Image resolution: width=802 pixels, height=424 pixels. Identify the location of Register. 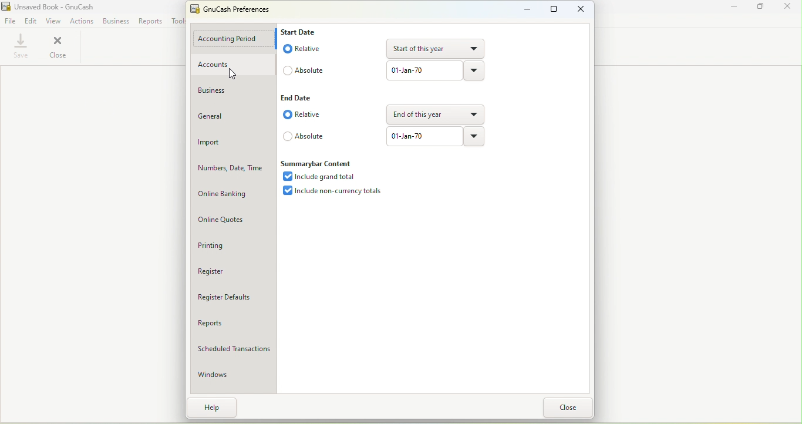
(235, 272).